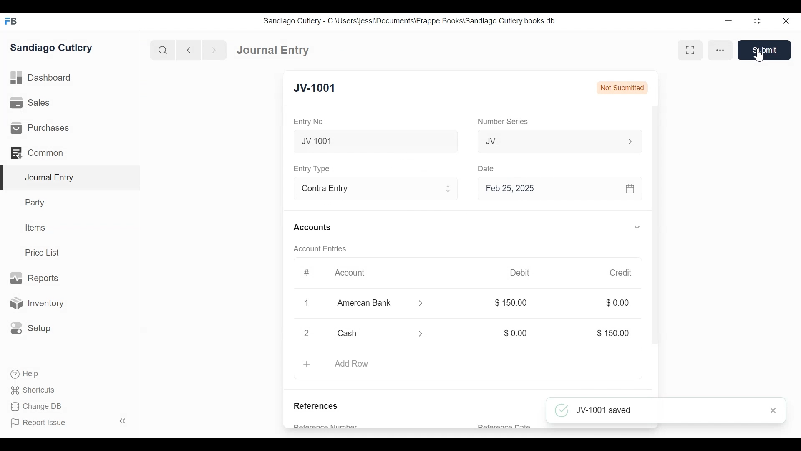 The image size is (801, 451). What do you see at coordinates (12, 21) in the screenshot?
I see `Frappe Books Desktop icon` at bounding box center [12, 21].